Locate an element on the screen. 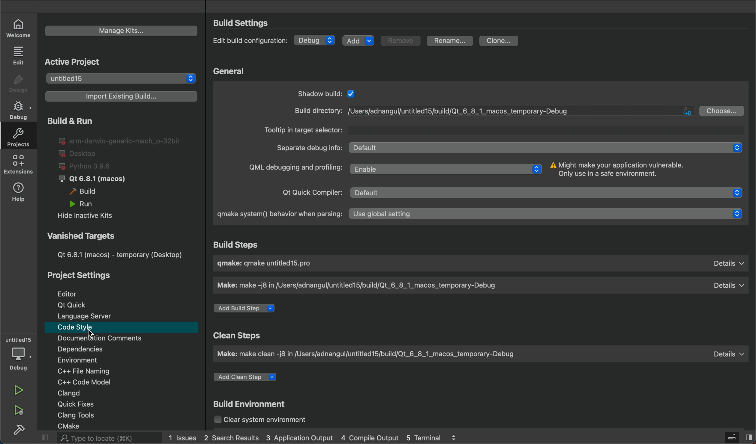  debug is located at coordinates (318, 39).